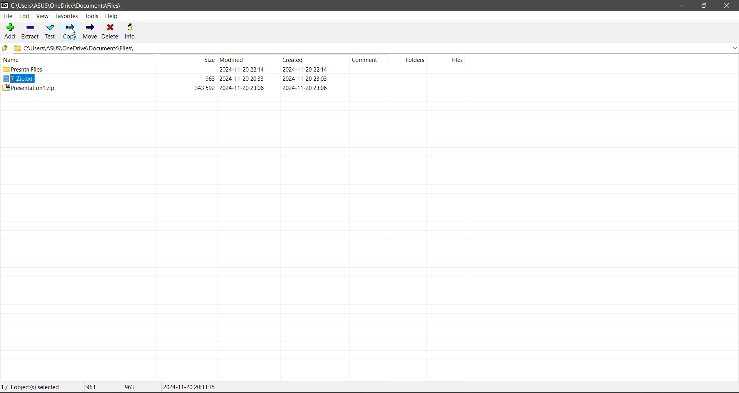 This screenshot has height=393, width=739. What do you see at coordinates (90, 32) in the screenshot?
I see `Move` at bounding box center [90, 32].